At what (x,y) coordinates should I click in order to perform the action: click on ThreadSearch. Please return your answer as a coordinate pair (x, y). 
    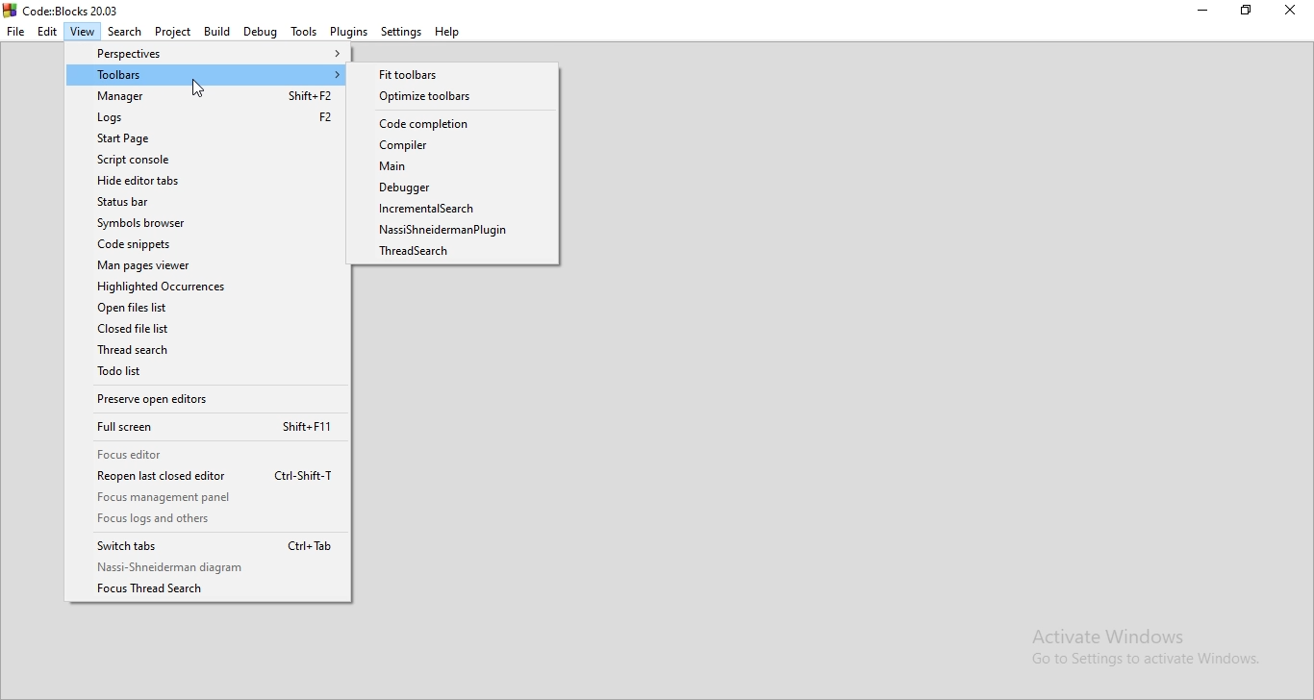
    Looking at the image, I should click on (210, 353).